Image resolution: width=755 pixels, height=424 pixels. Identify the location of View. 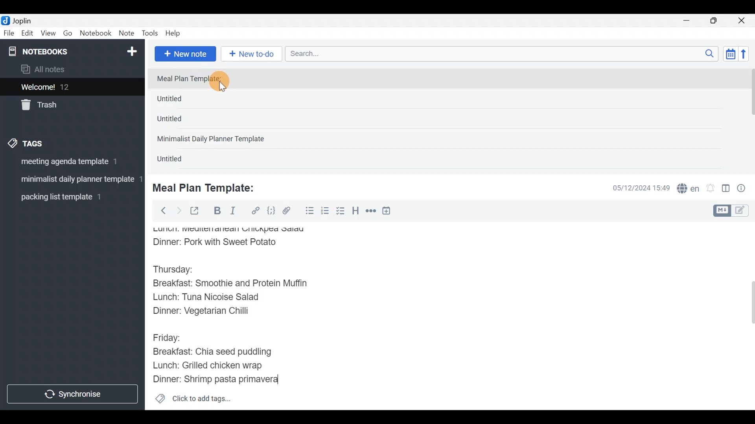
(48, 35).